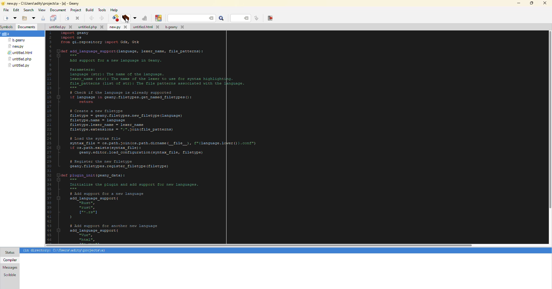 The image size is (552, 289). I want to click on file, so click(145, 27).